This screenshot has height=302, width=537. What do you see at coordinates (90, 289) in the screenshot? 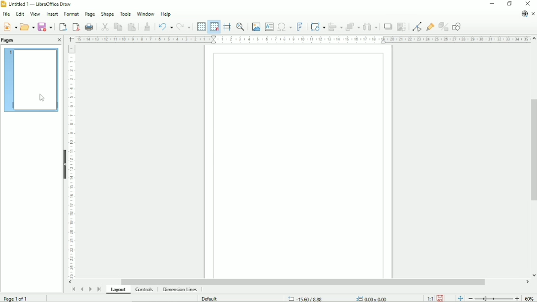
I see `Scroll to next page` at bounding box center [90, 289].